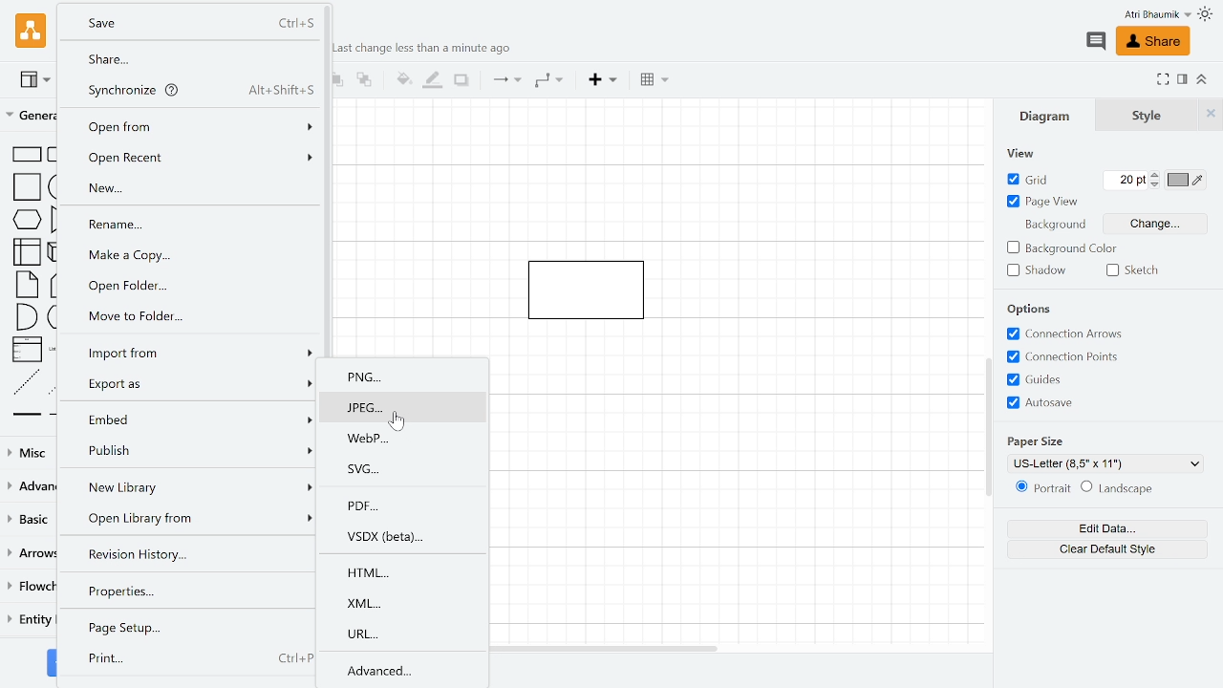 Image resolution: width=1223 pixels, height=688 pixels. Describe the element at coordinates (1035, 440) in the screenshot. I see `Paper Size` at that location.